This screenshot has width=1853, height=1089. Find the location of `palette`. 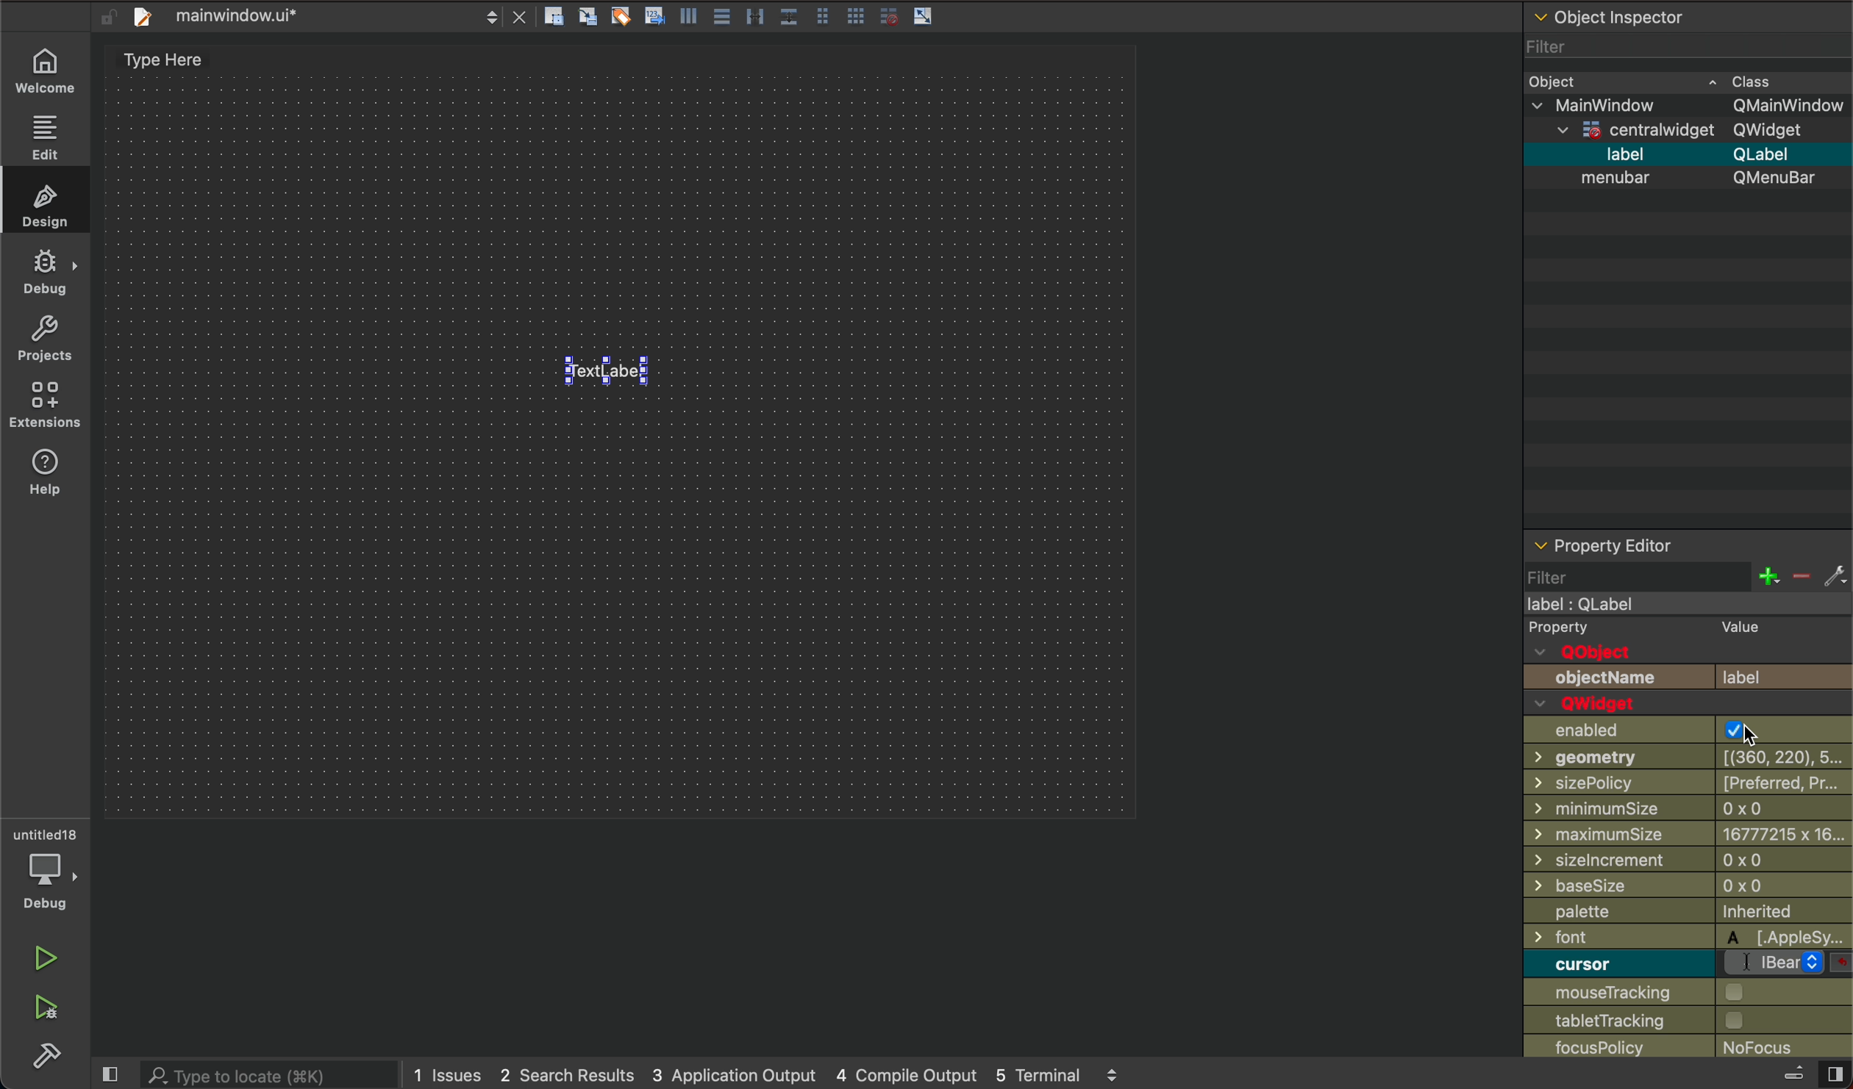

palette is located at coordinates (1596, 912).